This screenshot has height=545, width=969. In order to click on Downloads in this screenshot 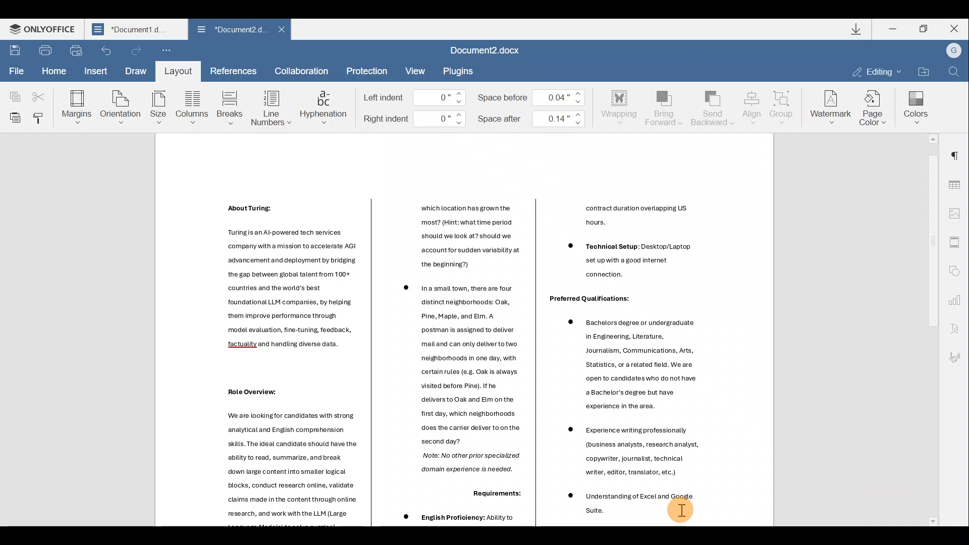, I will do `click(857, 30)`.